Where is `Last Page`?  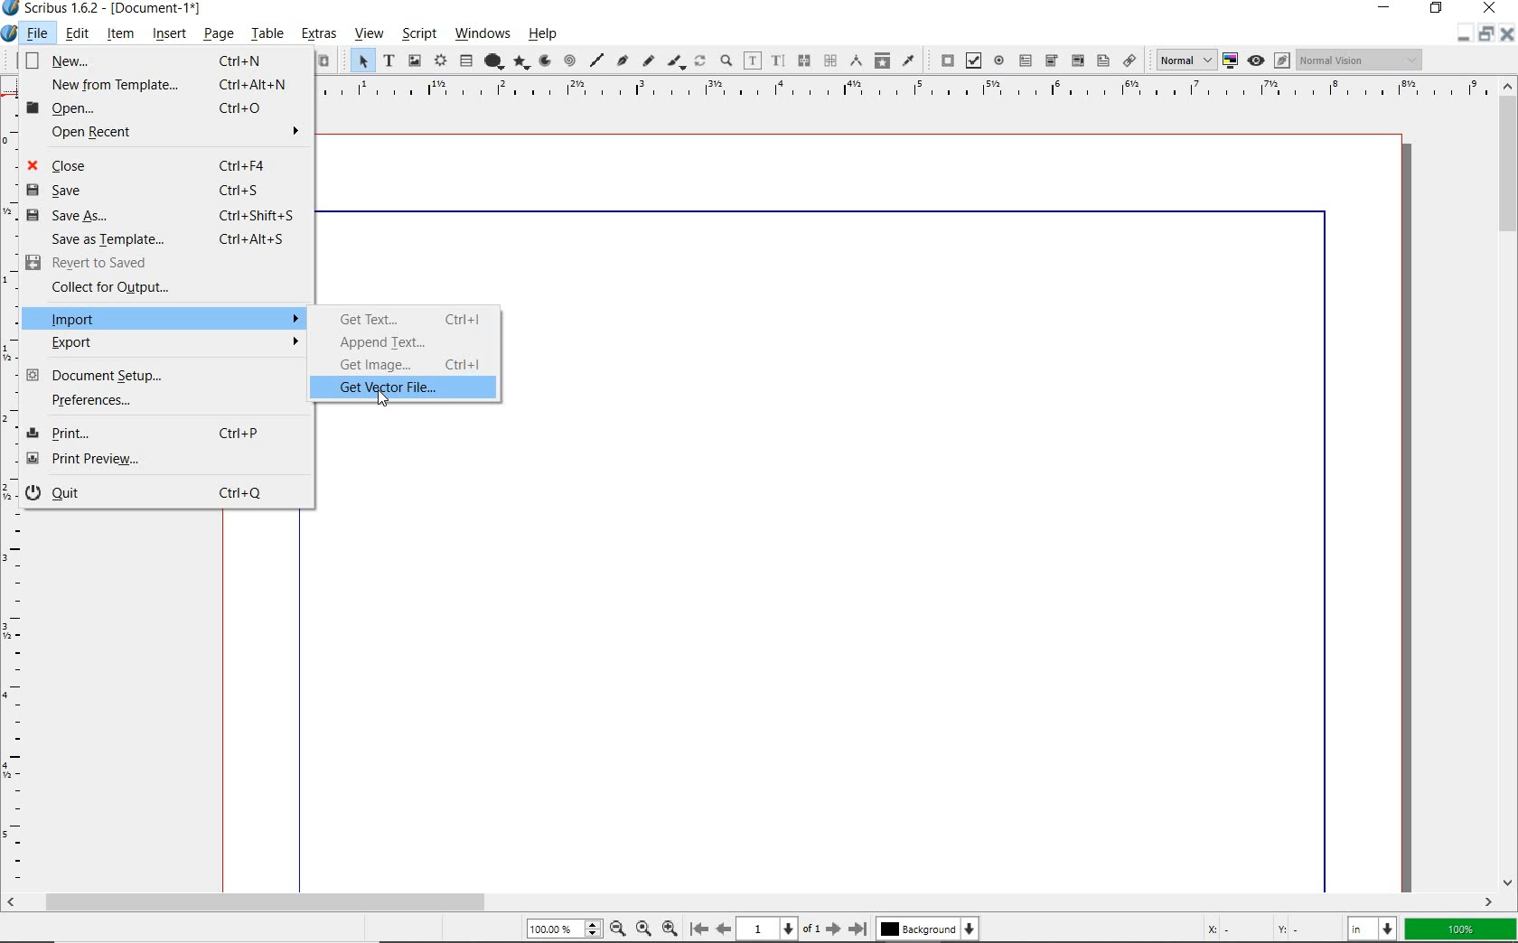 Last Page is located at coordinates (858, 929).